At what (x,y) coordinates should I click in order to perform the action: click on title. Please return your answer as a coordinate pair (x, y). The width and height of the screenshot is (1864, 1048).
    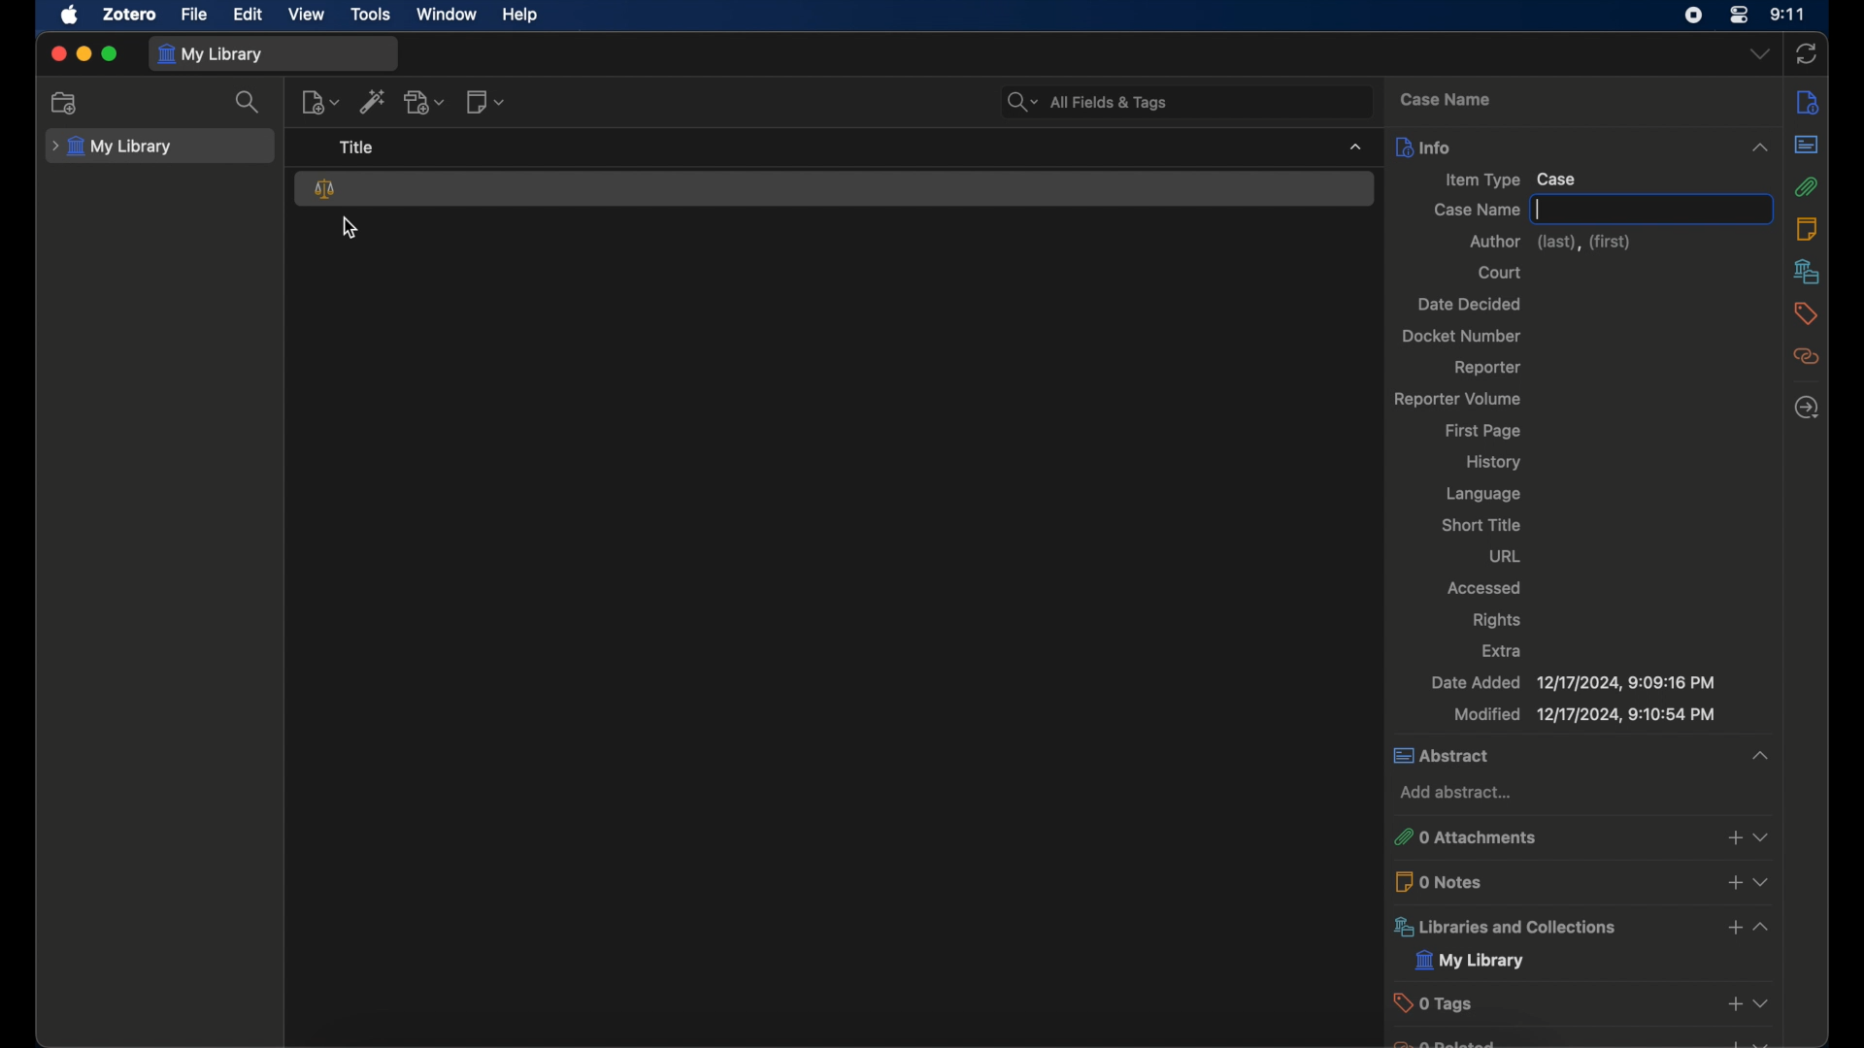
    Looking at the image, I should click on (356, 147).